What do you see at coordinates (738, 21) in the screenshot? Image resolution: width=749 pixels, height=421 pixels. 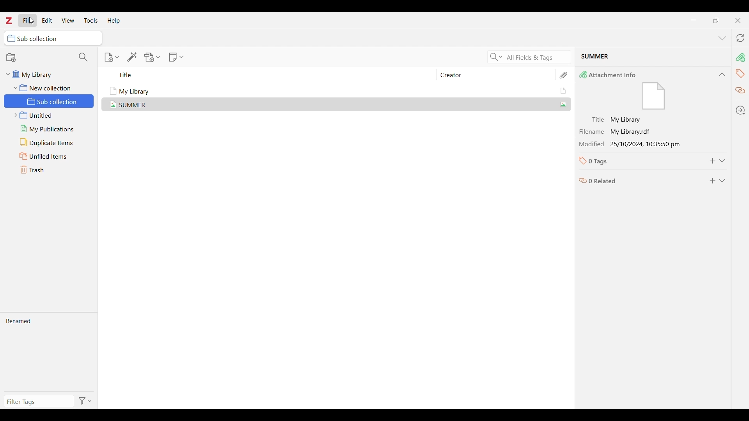 I see `Close ` at bounding box center [738, 21].